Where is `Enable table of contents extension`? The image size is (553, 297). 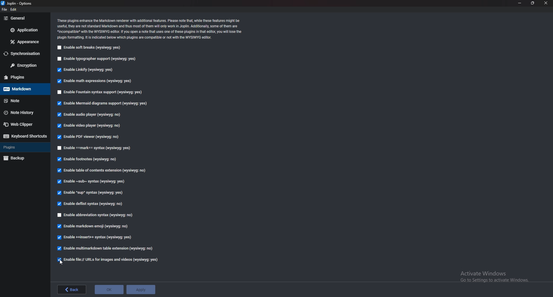 Enable table of contents extension is located at coordinates (103, 170).